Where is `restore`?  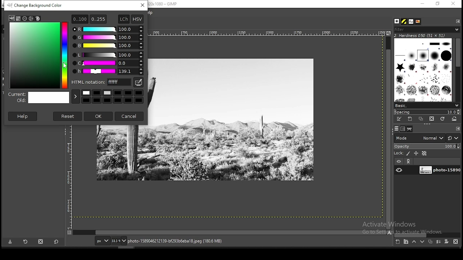
restore is located at coordinates (438, 4).